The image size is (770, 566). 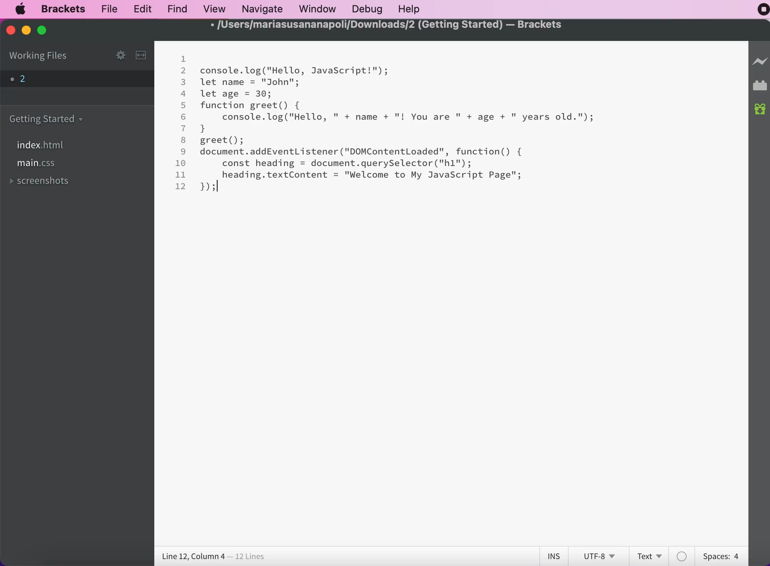 I want to click on 2, so click(x=184, y=71).